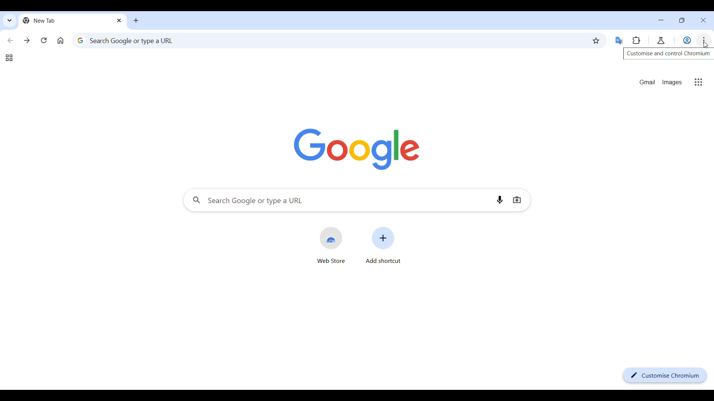 Image resolution: width=714 pixels, height=401 pixels. I want to click on Search Google or type a url, so click(330, 40).